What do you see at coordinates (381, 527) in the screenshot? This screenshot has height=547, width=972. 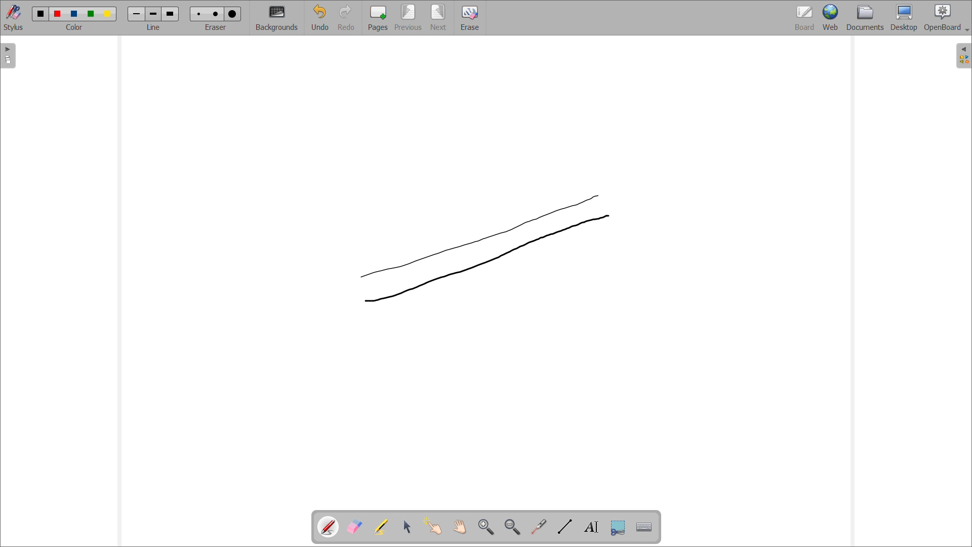 I see `highlights` at bounding box center [381, 527].